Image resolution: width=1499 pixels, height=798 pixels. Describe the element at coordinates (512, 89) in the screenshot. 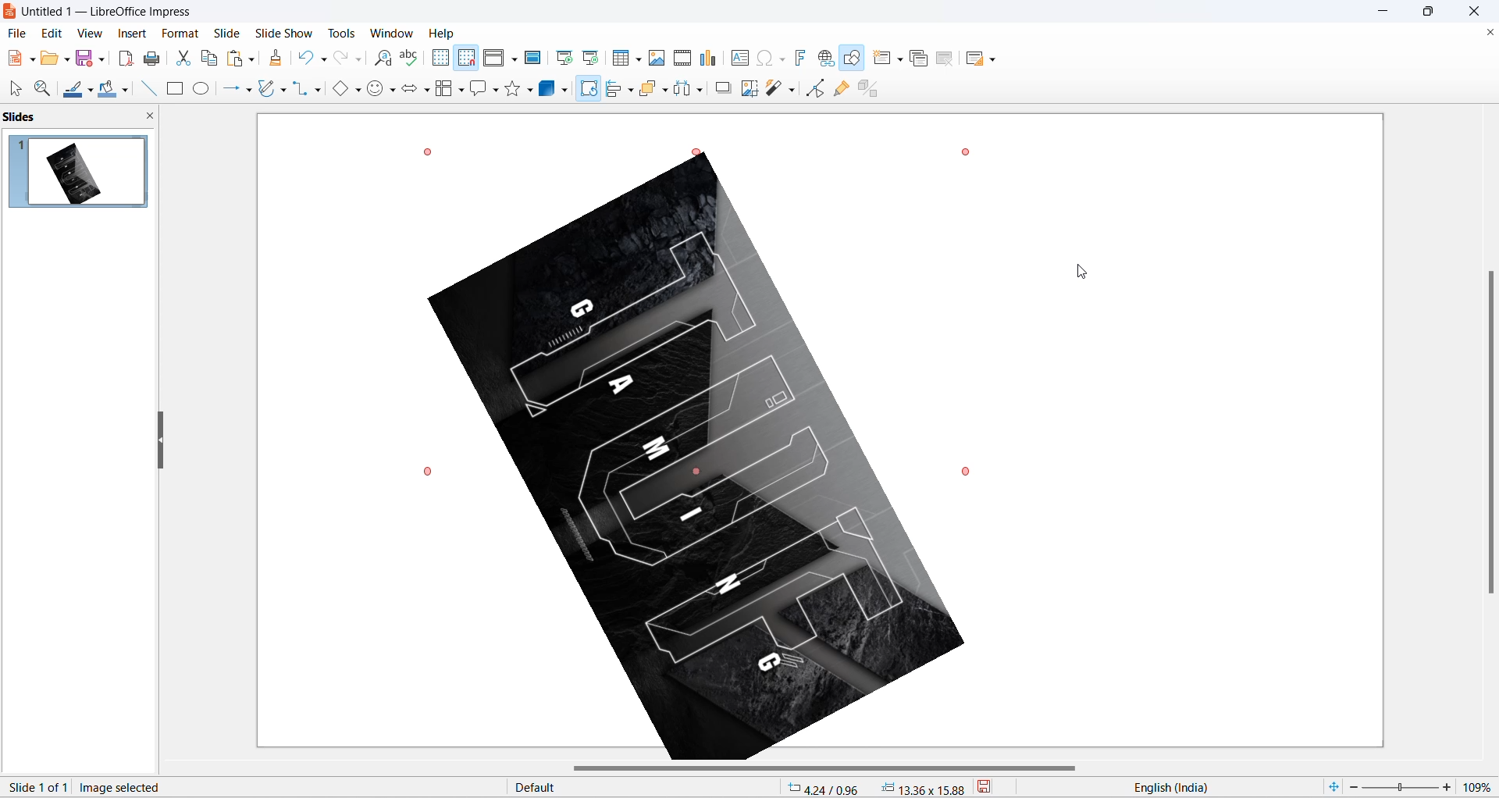

I see `star shape` at that location.